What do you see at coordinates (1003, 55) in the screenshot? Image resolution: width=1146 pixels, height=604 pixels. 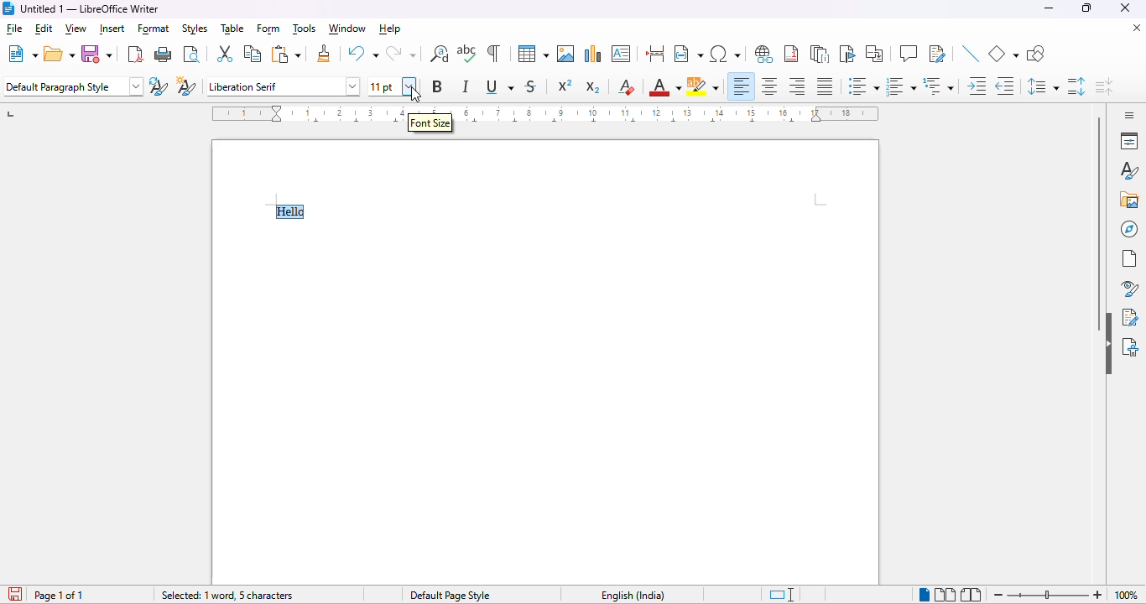 I see `basic shapes` at bounding box center [1003, 55].